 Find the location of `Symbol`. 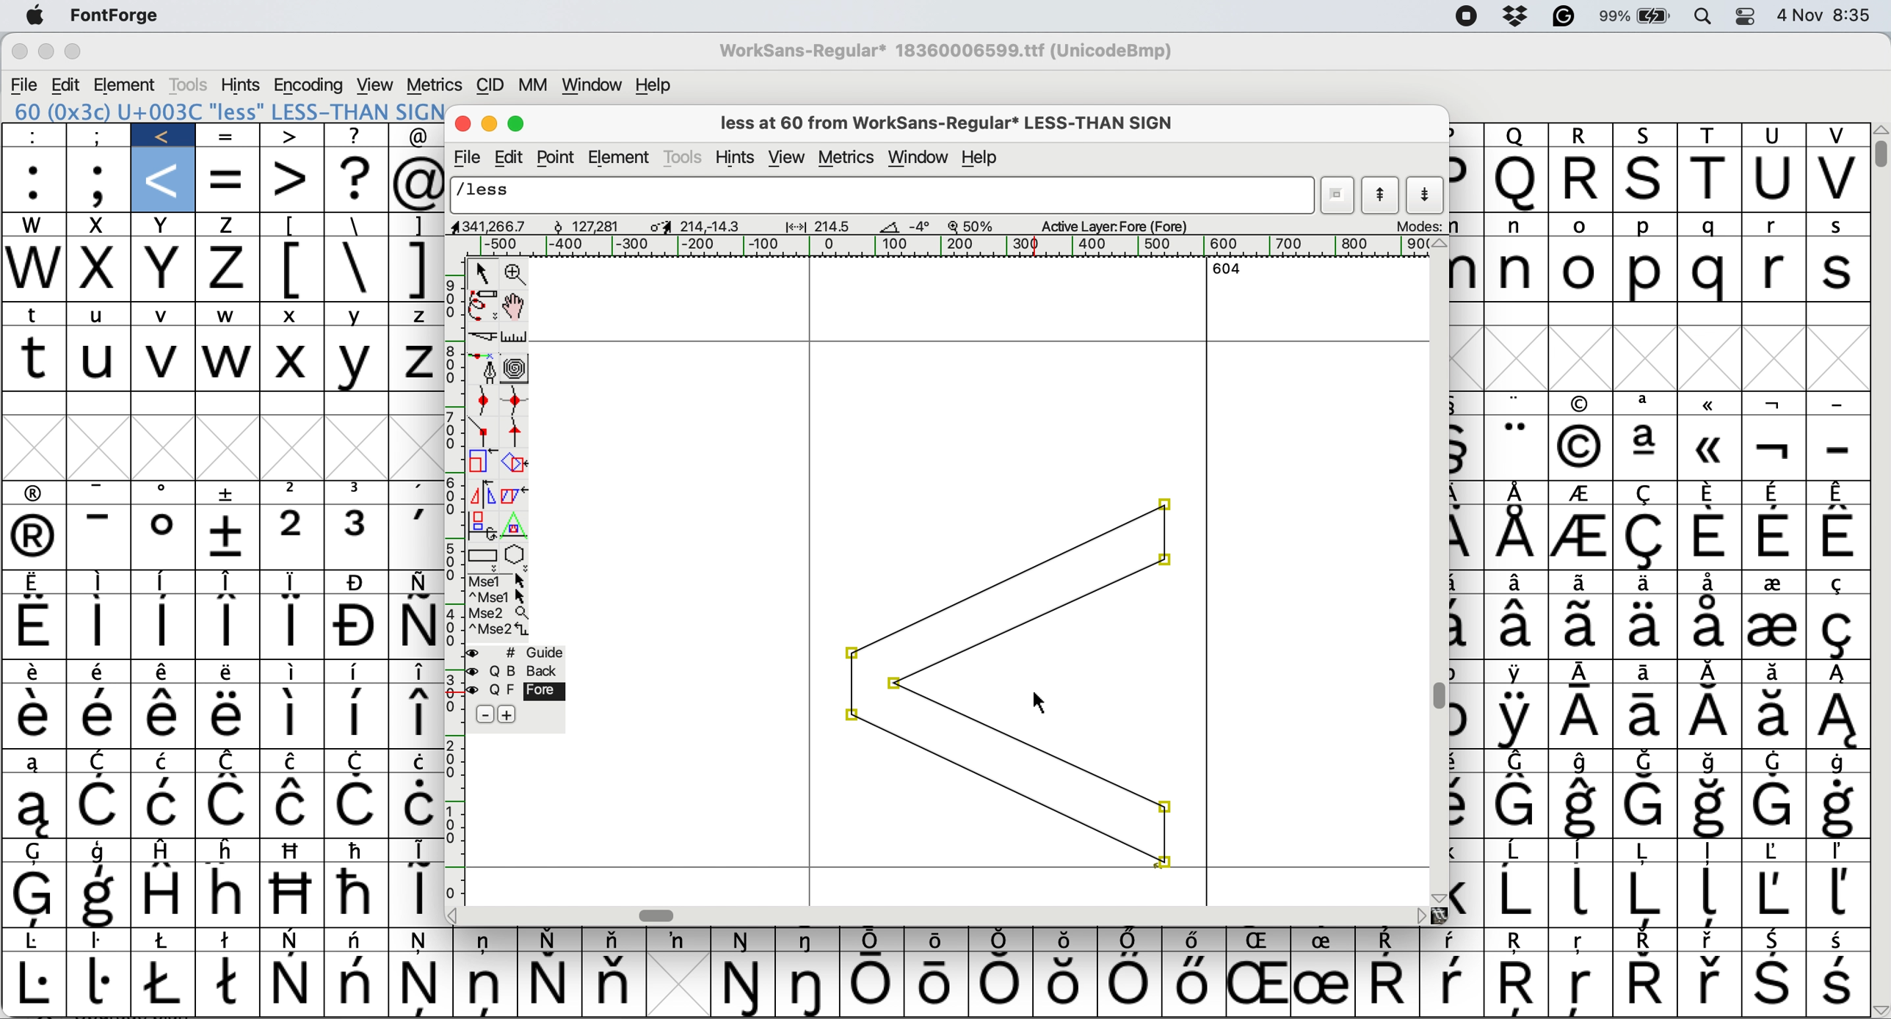

Symbol is located at coordinates (1584, 763).